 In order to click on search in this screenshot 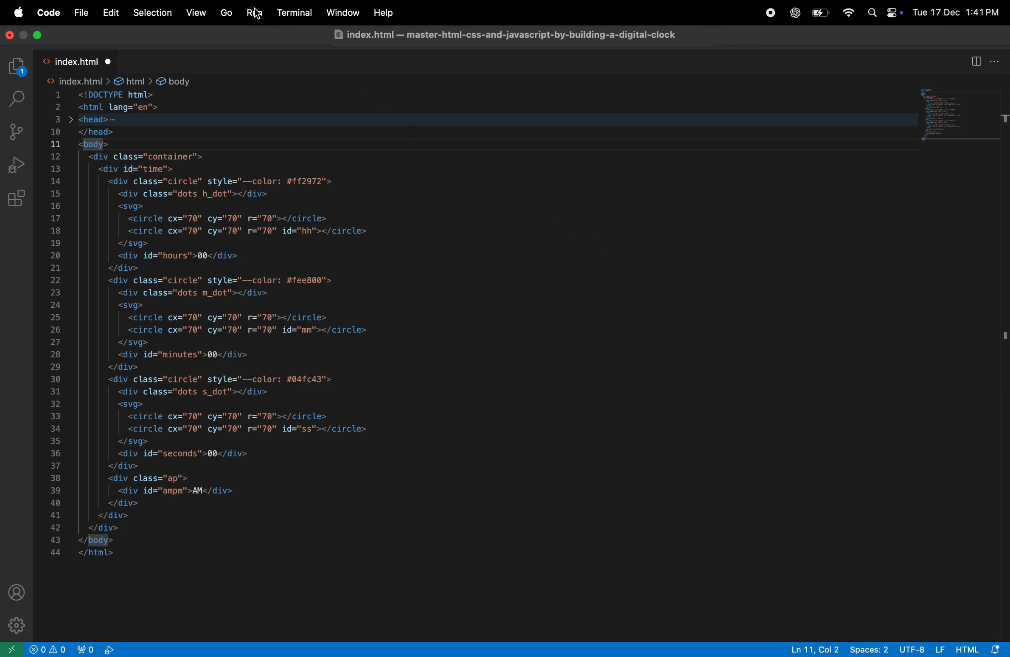, I will do `click(17, 98)`.